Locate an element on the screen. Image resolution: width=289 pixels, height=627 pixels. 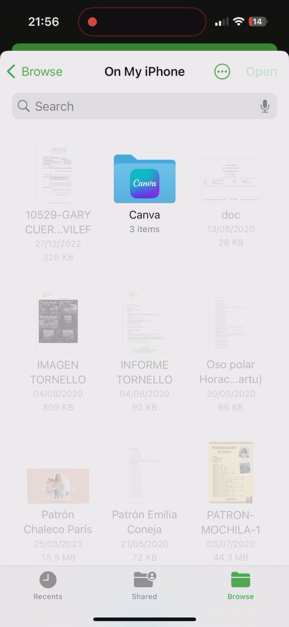
 is located at coordinates (231, 204).